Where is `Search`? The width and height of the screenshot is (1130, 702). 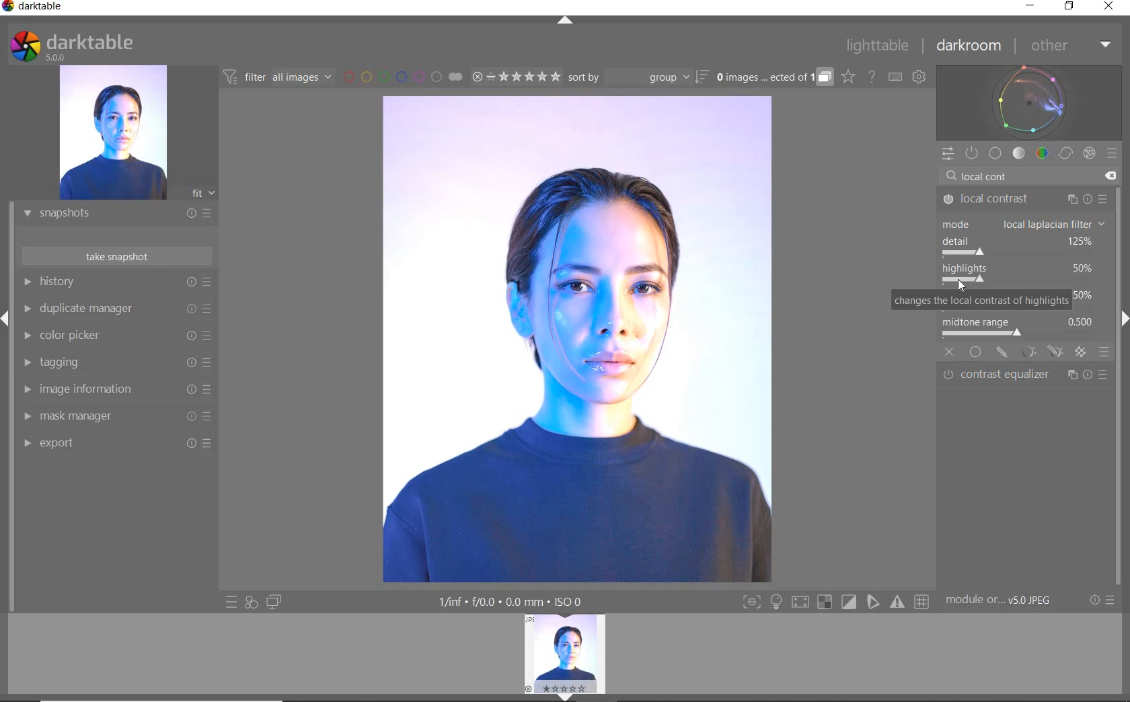 Search is located at coordinates (951, 176).